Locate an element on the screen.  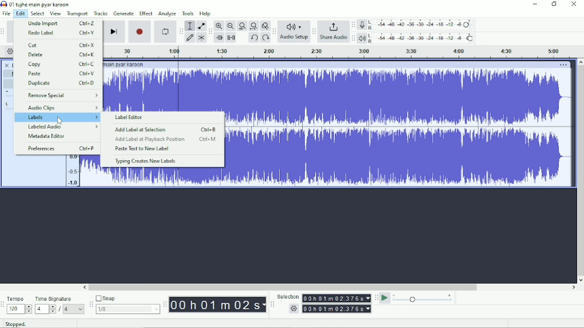
Fit selection to width is located at coordinates (242, 26).